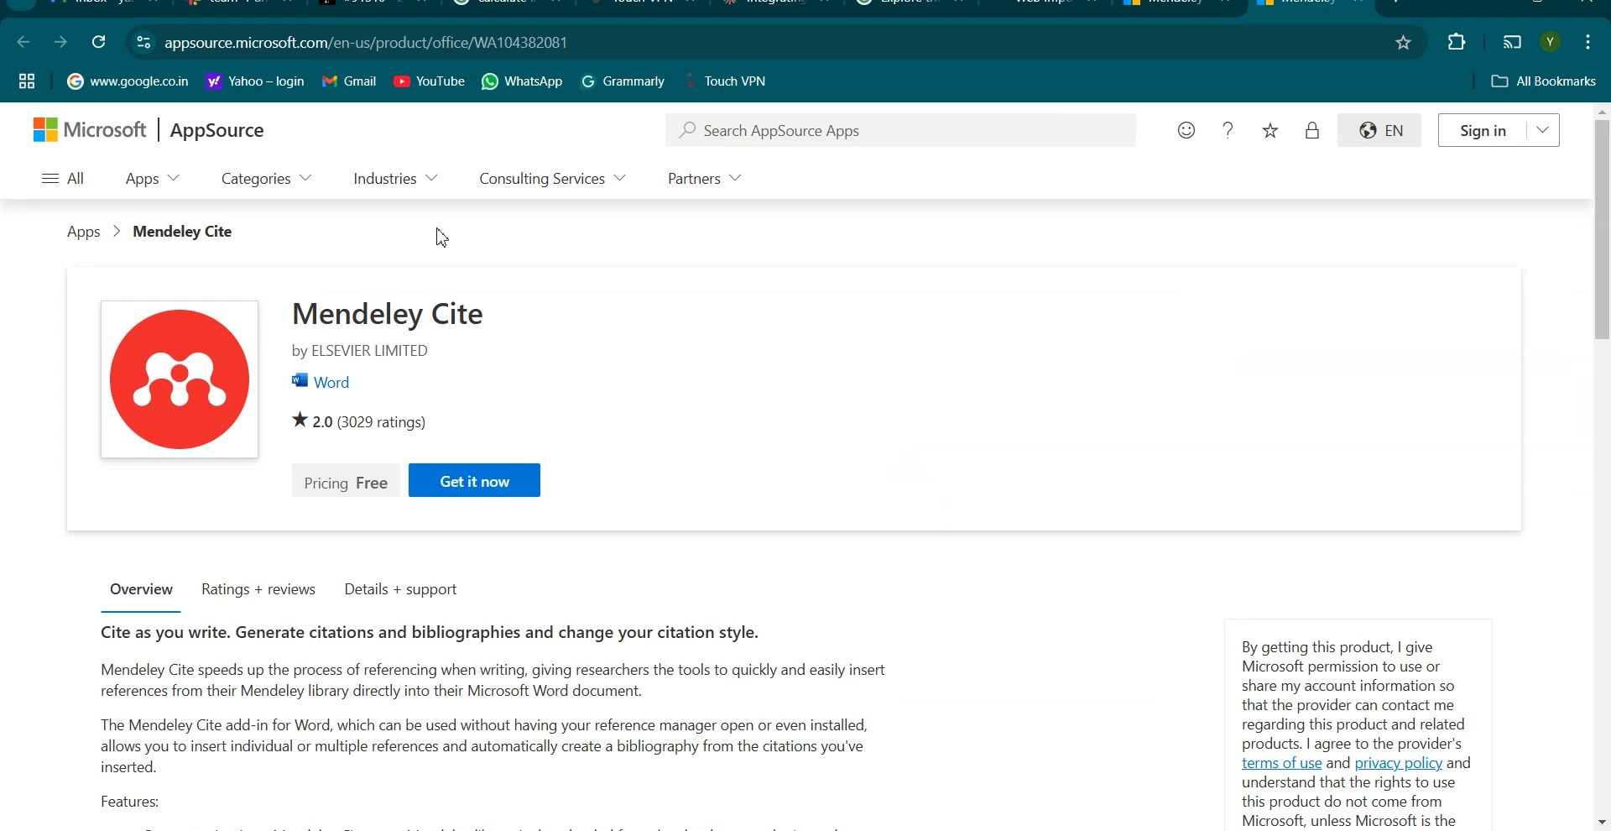  I want to click on Rating + Review, so click(258, 590).